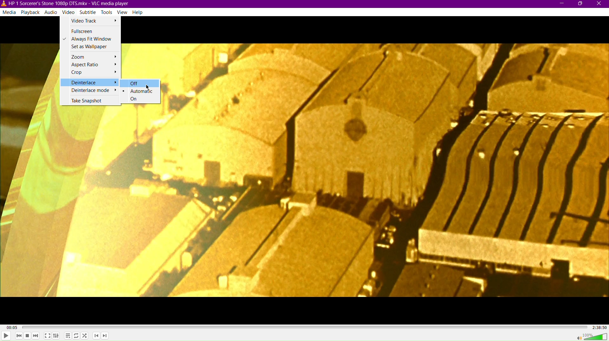  What do you see at coordinates (90, 92) in the screenshot?
I see `Deinterlace mode` at bounding box center [90, 92].